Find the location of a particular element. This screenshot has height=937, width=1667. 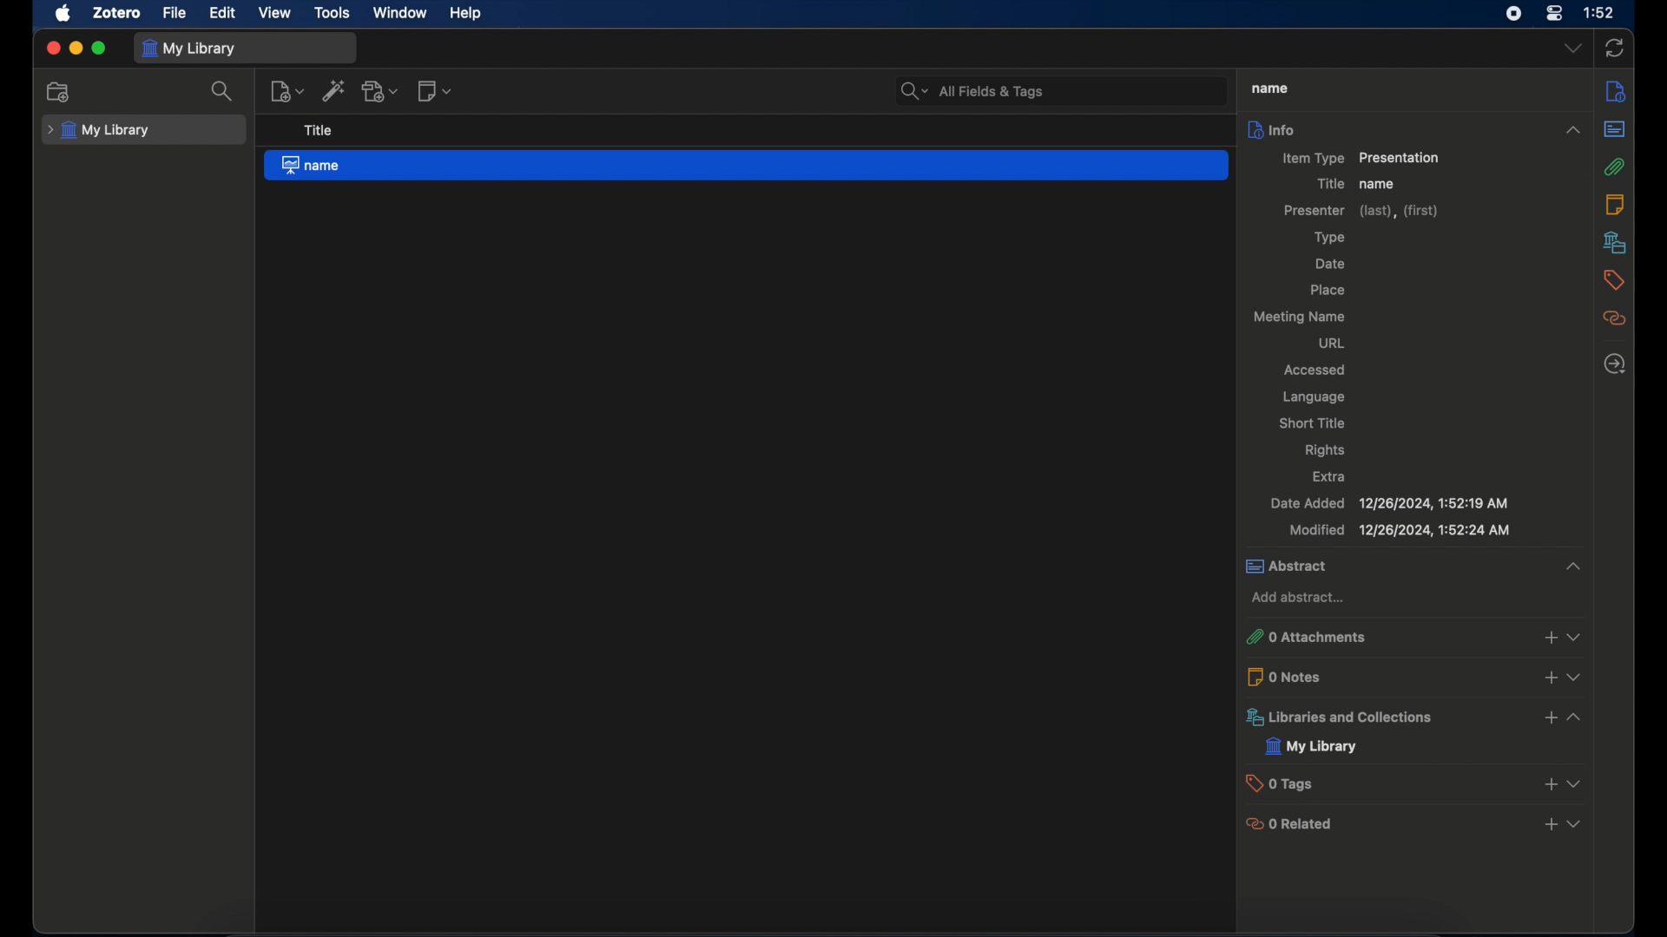

attachments is located at coordinates (1615, 167).